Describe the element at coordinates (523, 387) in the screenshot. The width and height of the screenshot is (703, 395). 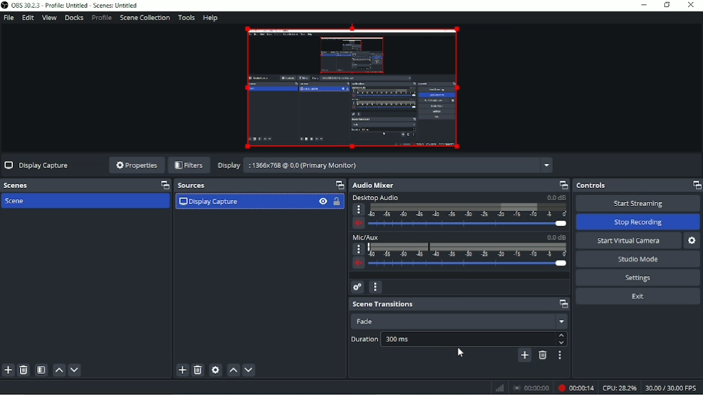
I see `` at that location.